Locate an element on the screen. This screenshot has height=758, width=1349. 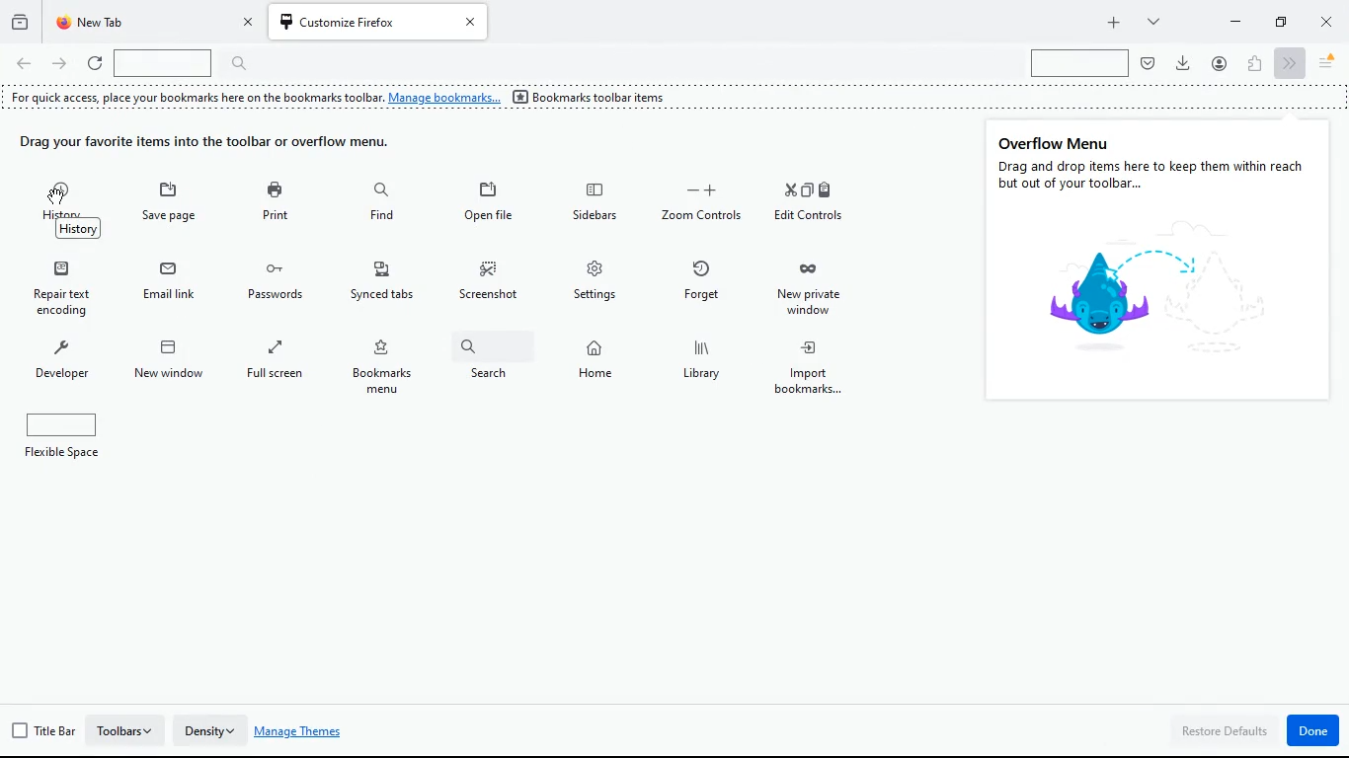
overflow menu is located at coordinates (1057, 141).